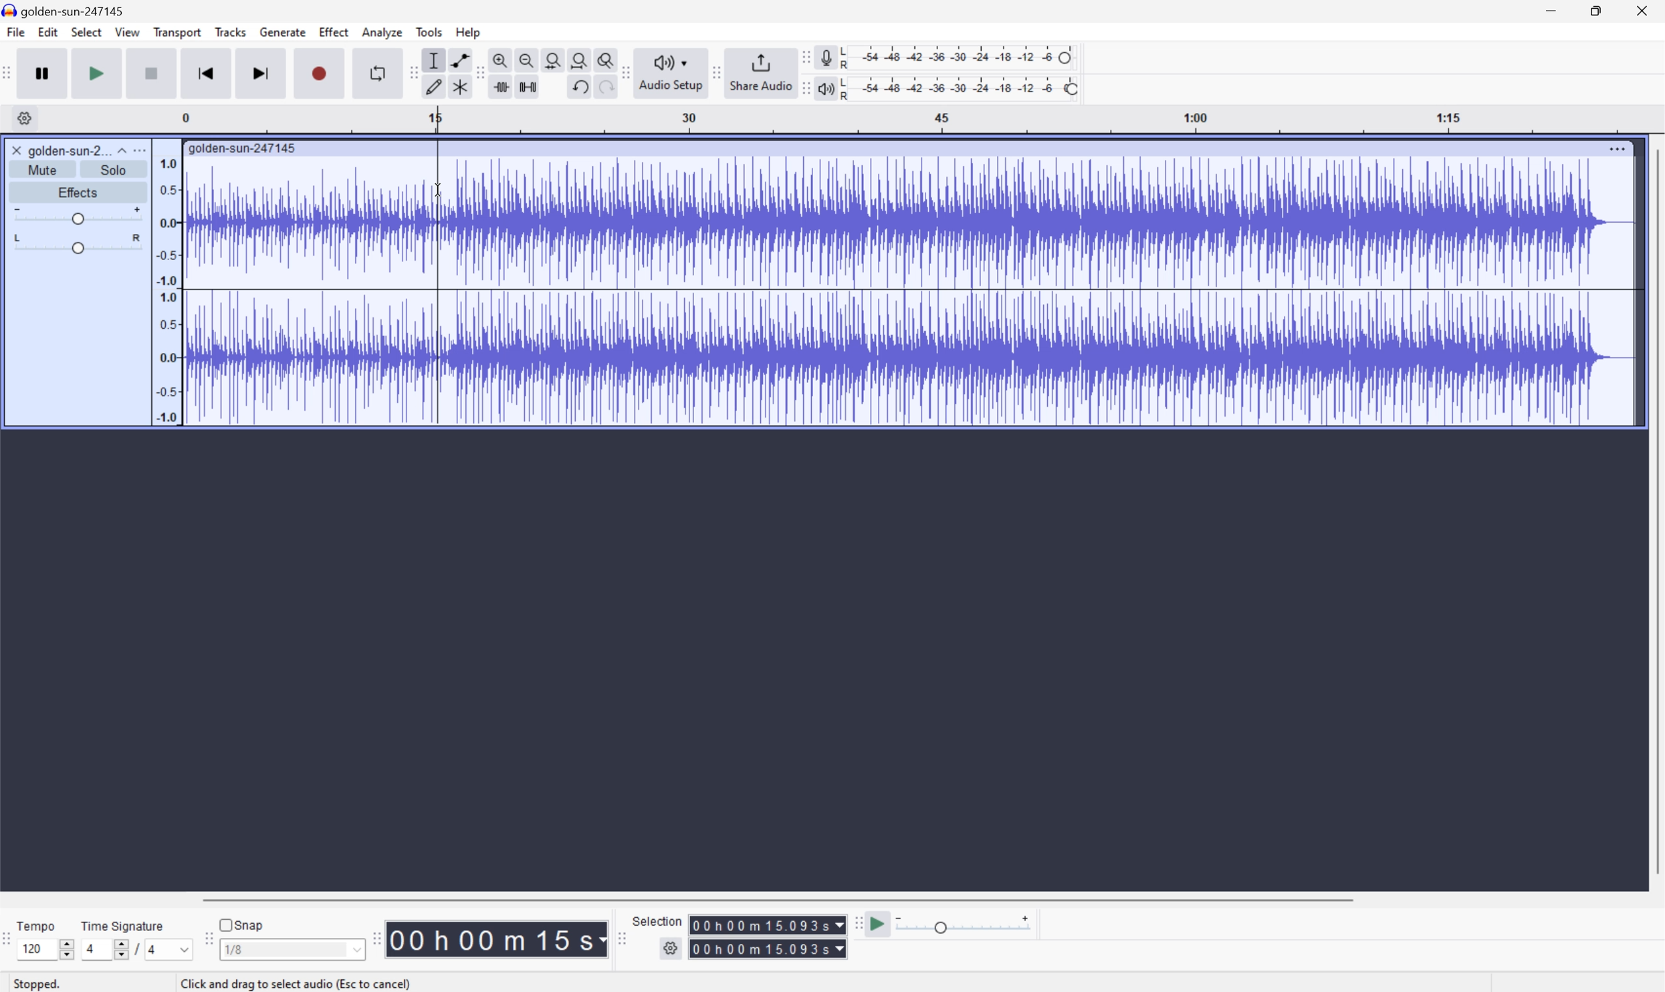 Image resolution: width=1665 pixels, height=992 pixels. What do you see at coordinates (67, 10) in the screenshot?
I see `golden-sun-247145` at bounding box center [67, 10].